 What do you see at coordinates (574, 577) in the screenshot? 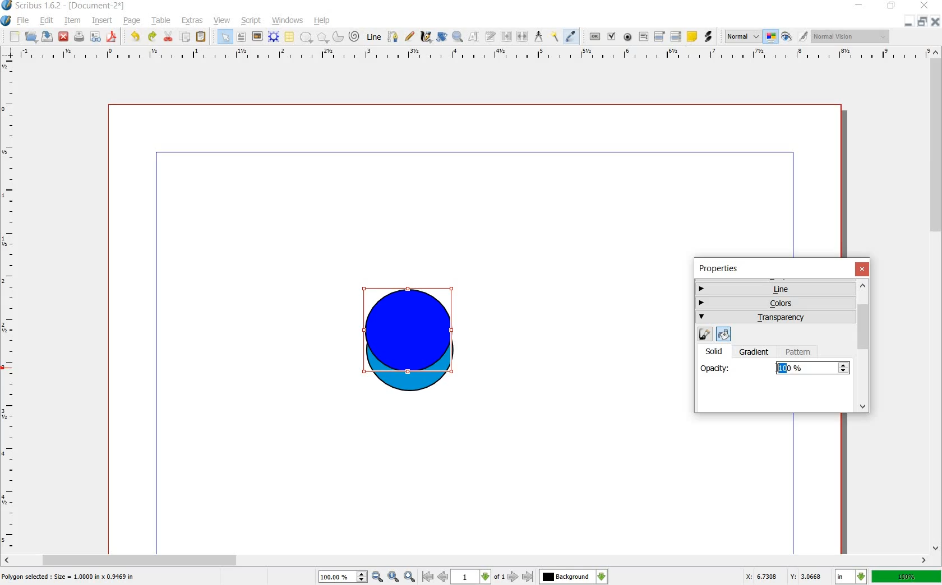
I see `Background` at bounding box center [574, 577].